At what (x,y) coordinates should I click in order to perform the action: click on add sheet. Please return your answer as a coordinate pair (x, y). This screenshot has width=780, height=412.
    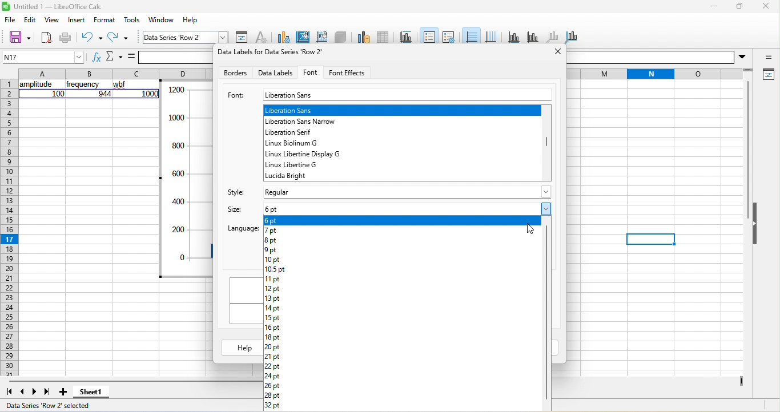
    Looking at the image, I should click on (65, 394).